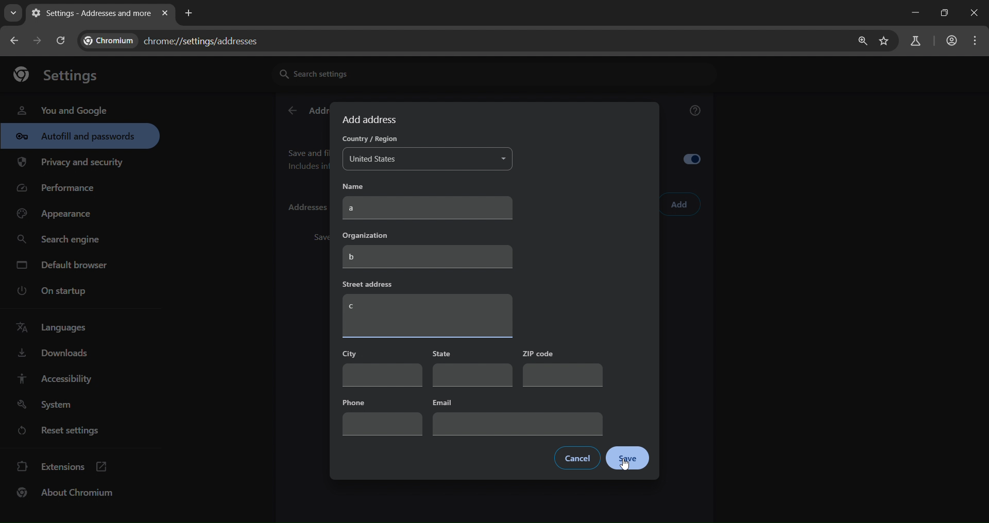 This screenshot has height=523, width=989. I want to click on street address, so click(369, 284).